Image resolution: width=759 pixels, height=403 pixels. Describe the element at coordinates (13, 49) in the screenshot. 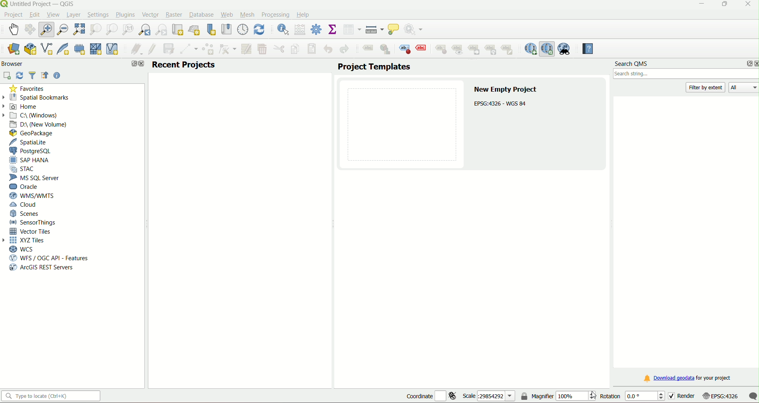

I see `open data source manager` at that location.